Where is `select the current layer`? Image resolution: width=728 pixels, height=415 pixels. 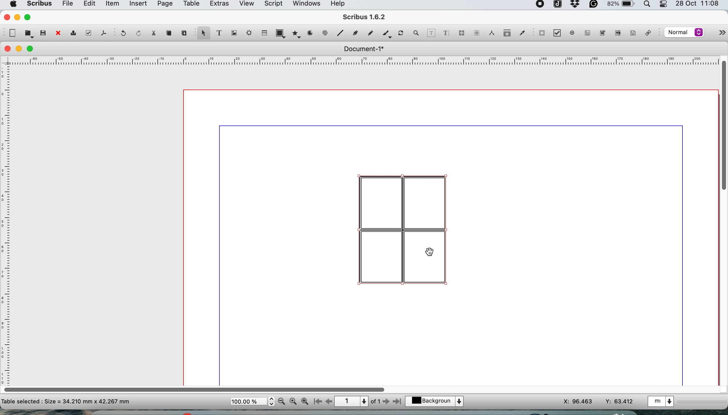 select the current layer is located at coordinates (438, 402).